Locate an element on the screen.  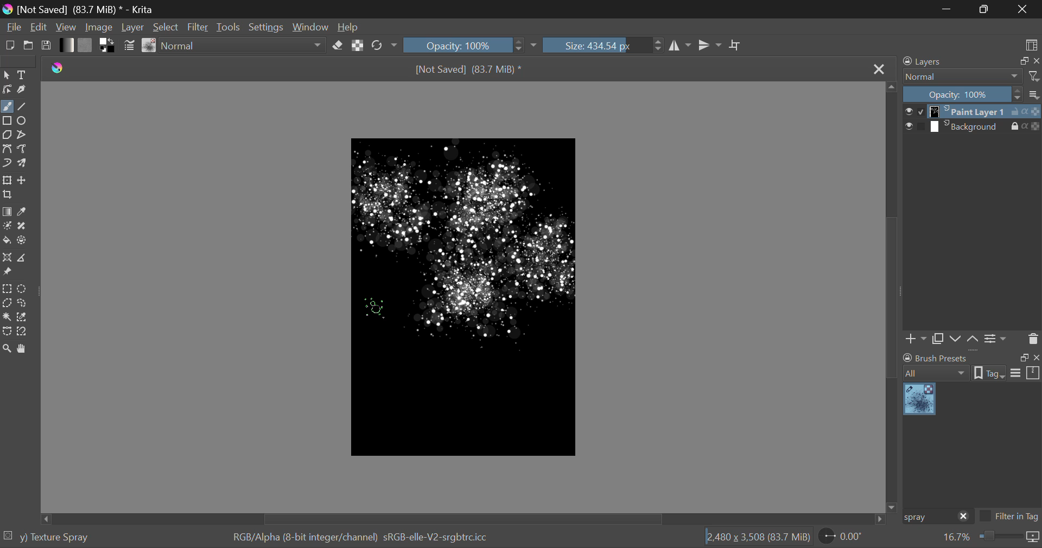
Filter in Tag is located at coordinates (1009, 518).